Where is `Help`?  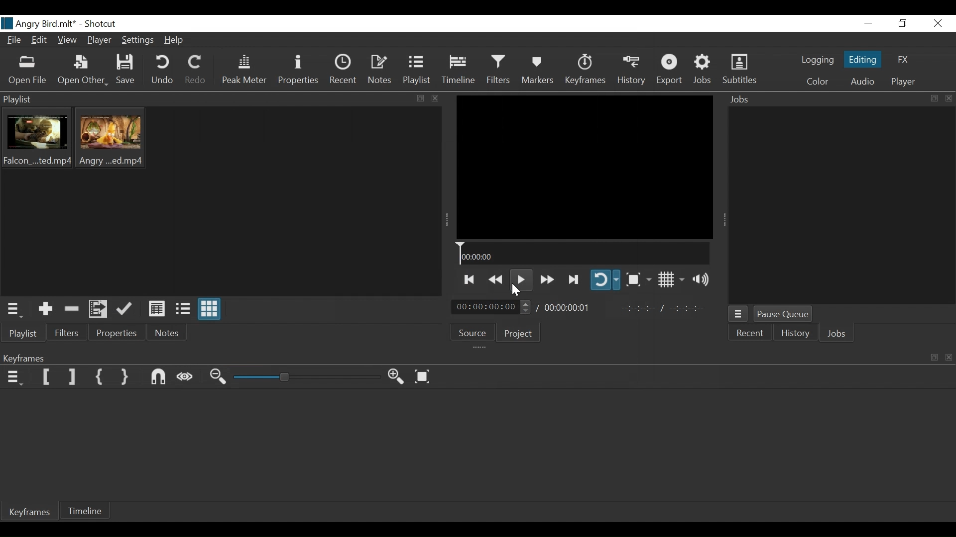
Help is located at coordinates (177, 41).